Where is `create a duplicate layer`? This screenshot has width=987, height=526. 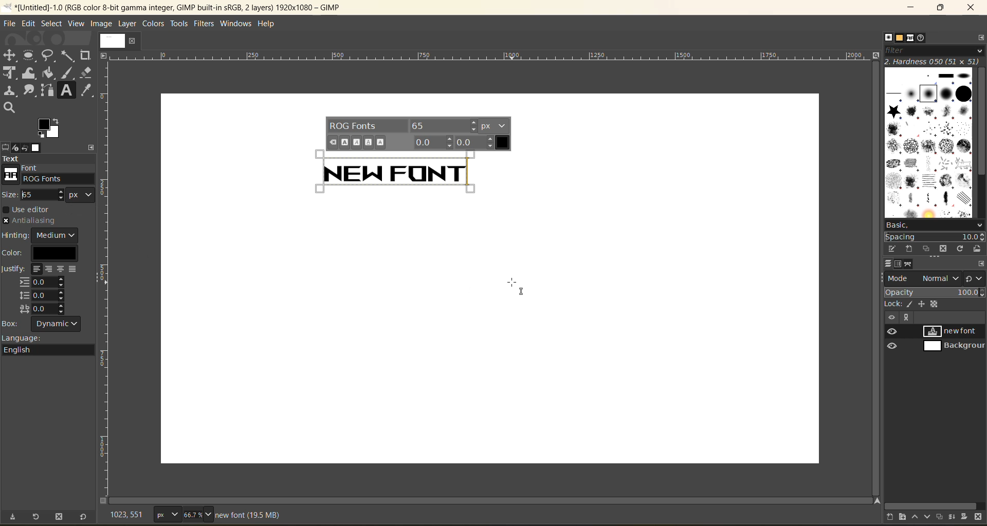
create a duplicate layer is located at coordinates (943, 516).